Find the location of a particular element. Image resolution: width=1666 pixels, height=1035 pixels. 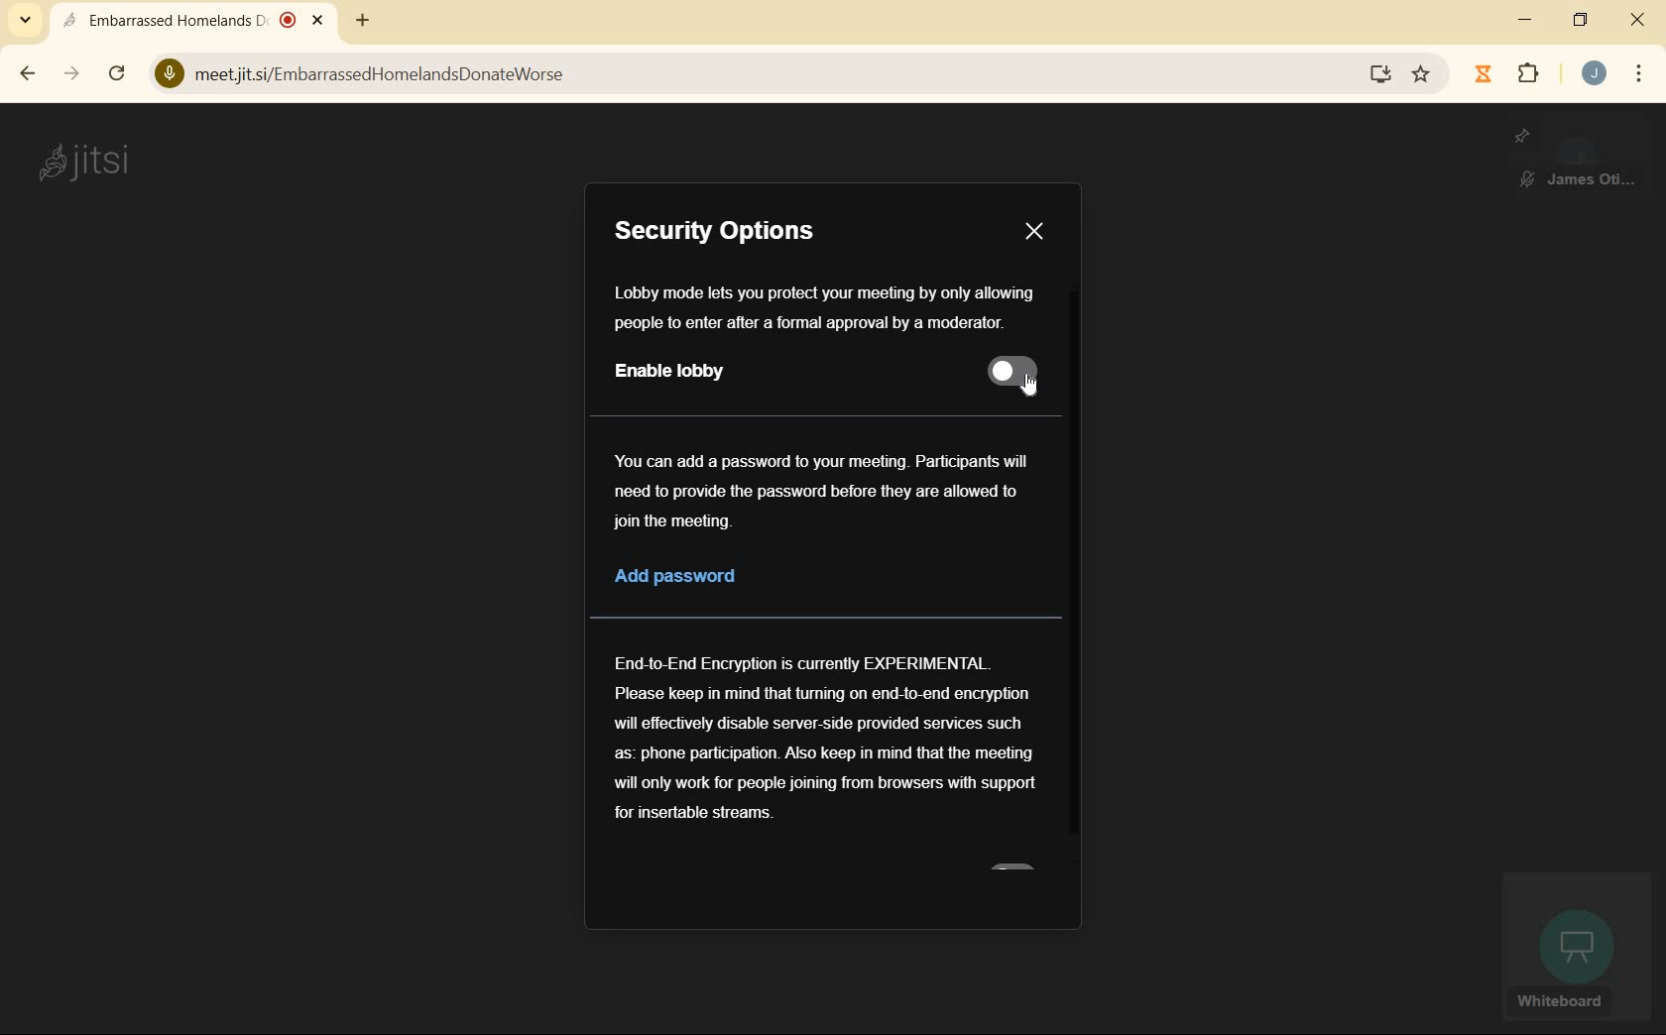

back is located at coordinates (26, 72).